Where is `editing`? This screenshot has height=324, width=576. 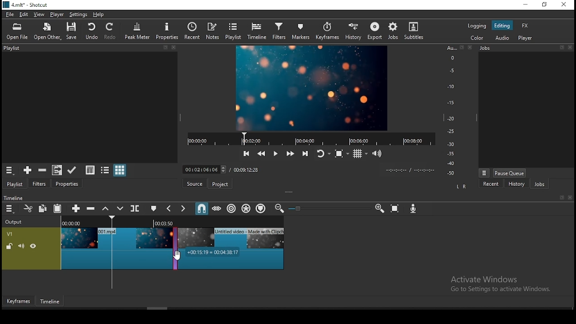 editing is located at coordinates (502, 25).